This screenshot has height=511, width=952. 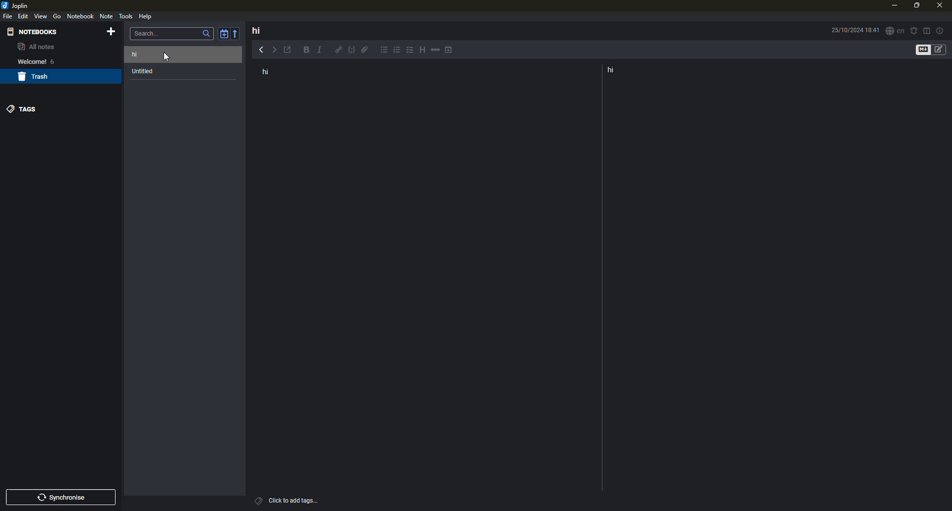 What do you see at coordinates (339, 51) in the screenshot?
I see `hyperlink` at bounding box center [339, 51].